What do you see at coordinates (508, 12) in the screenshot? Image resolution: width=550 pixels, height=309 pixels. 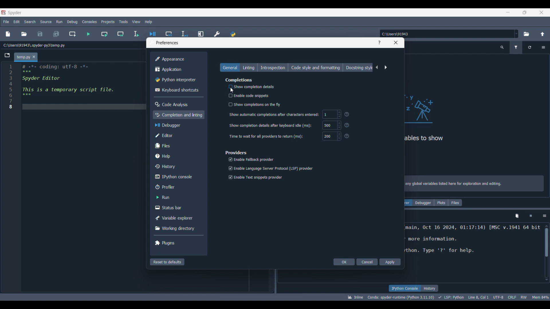 I see `Minimize` at bounding box center [508, 12].